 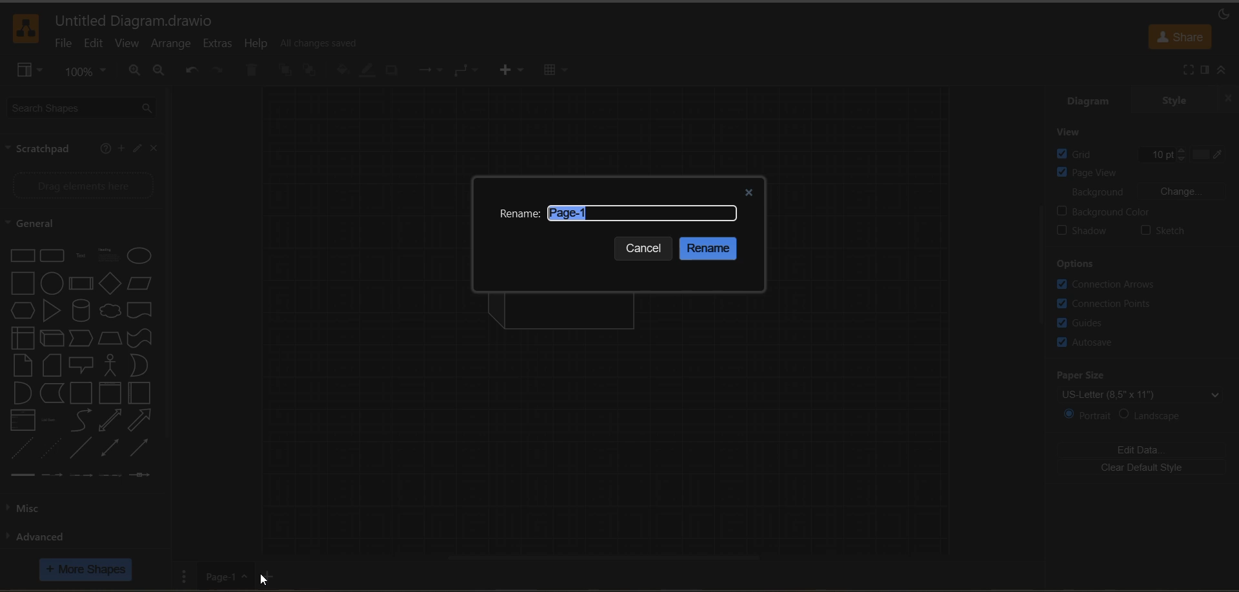 I want to click on appearance, so click(x=1224, y=15).